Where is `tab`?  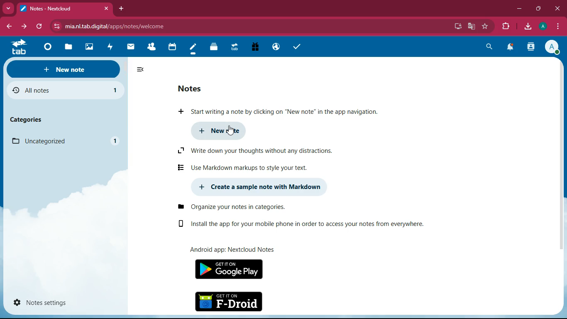
tab is located at coordinates (237, 47).